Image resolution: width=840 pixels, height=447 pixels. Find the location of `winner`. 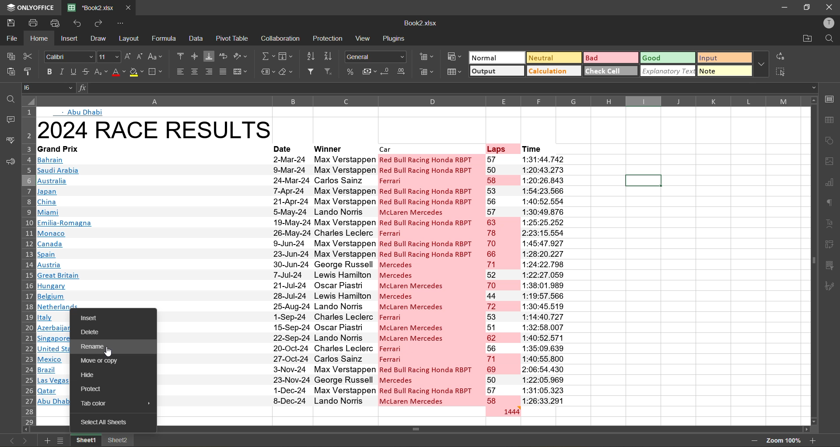

winner is located at coordinates (342, 147).